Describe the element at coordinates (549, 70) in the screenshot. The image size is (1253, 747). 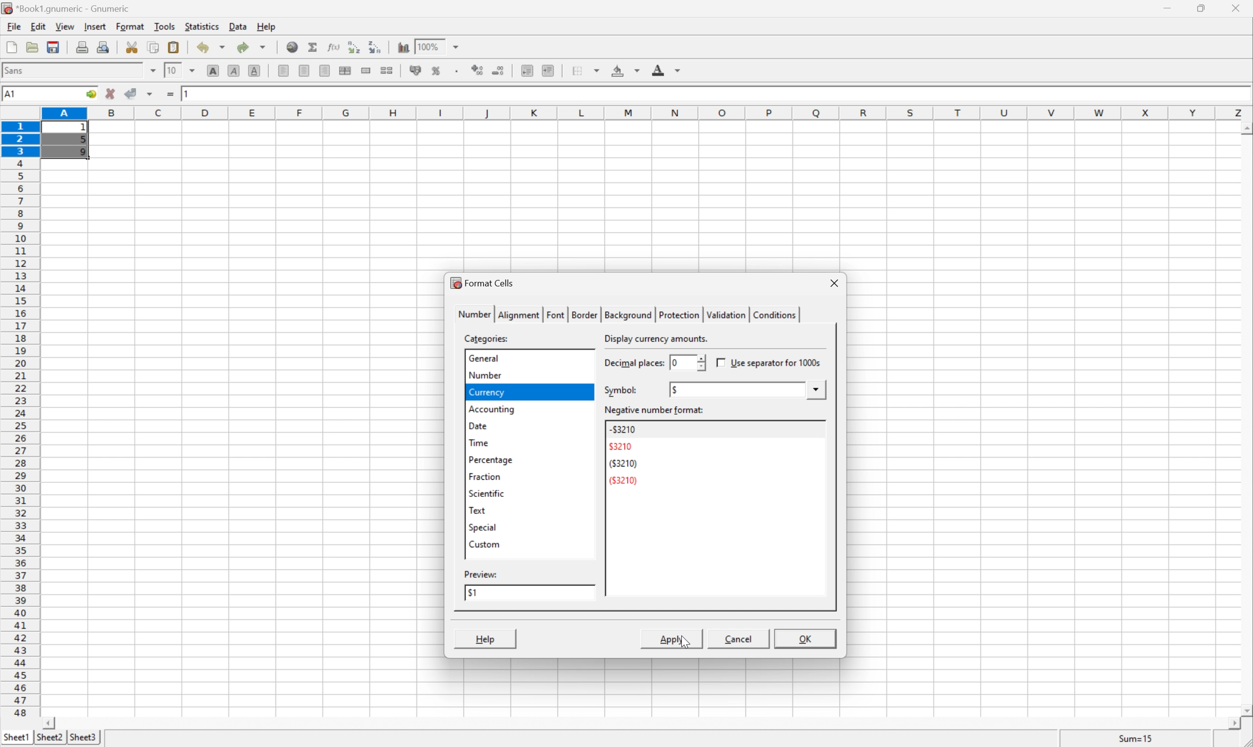
I see `increase indent` at that location.